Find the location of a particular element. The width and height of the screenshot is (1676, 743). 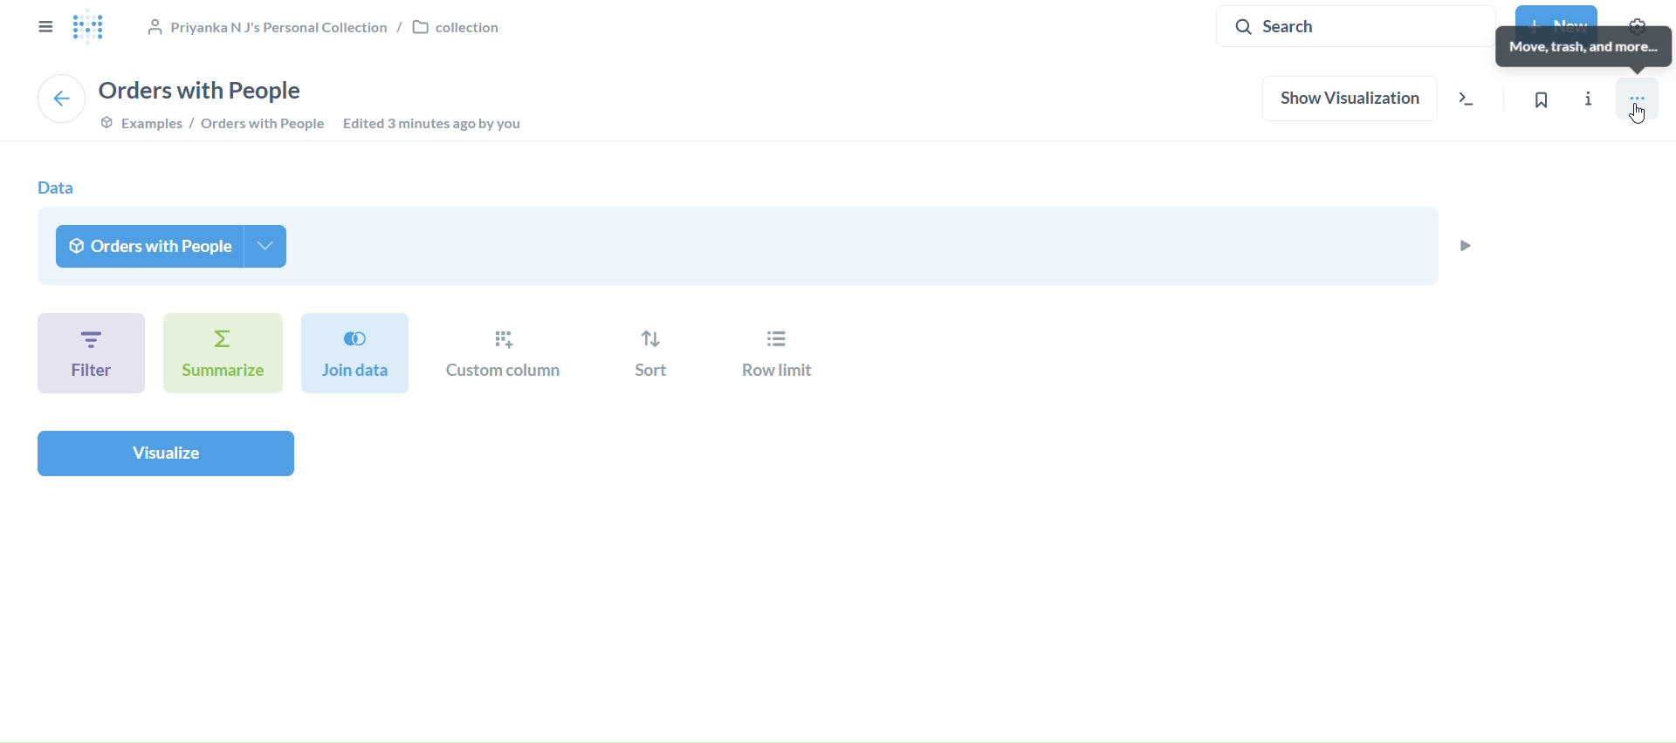

view the sql is located at coordinates (1466, 99).